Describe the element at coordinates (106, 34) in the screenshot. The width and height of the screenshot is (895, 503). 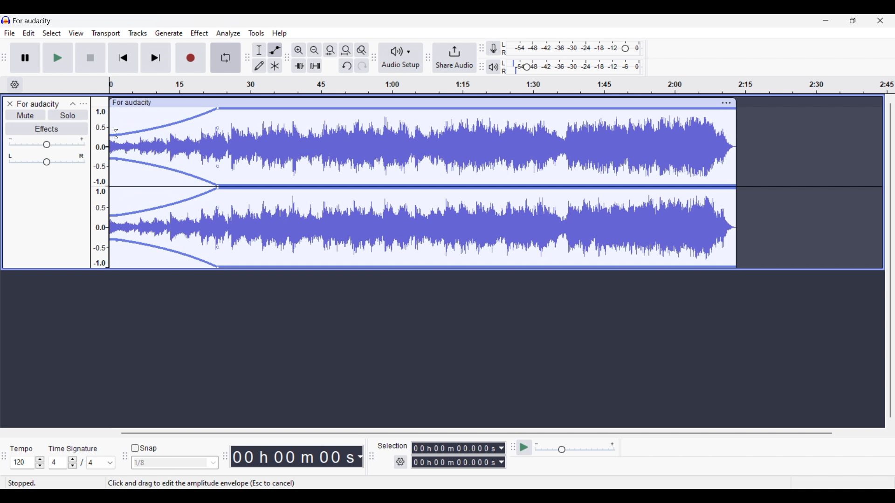
I see `Transport` at that location.